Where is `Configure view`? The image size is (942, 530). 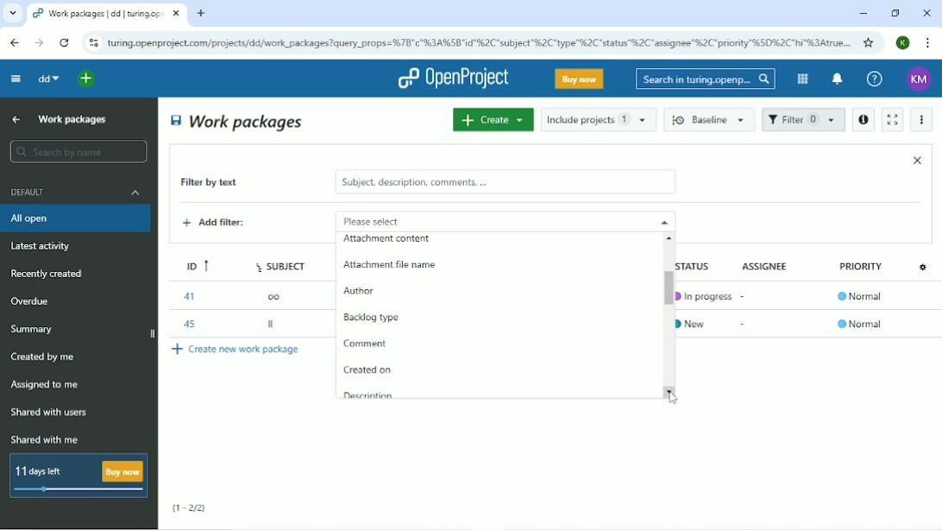
Configure view is located at coordinates (925, 266).